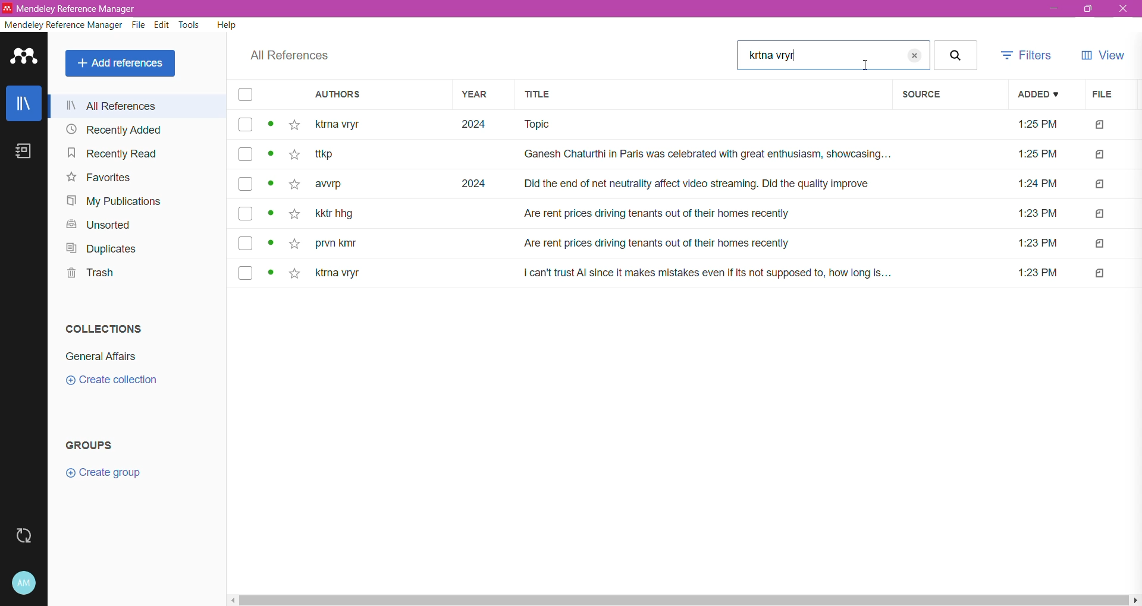 The width and height of the screenshot is (1142, 606). What do you see at coordinates (1135, 601) in the screenshot?
I see `move right` at bounding box center [1135, 601].